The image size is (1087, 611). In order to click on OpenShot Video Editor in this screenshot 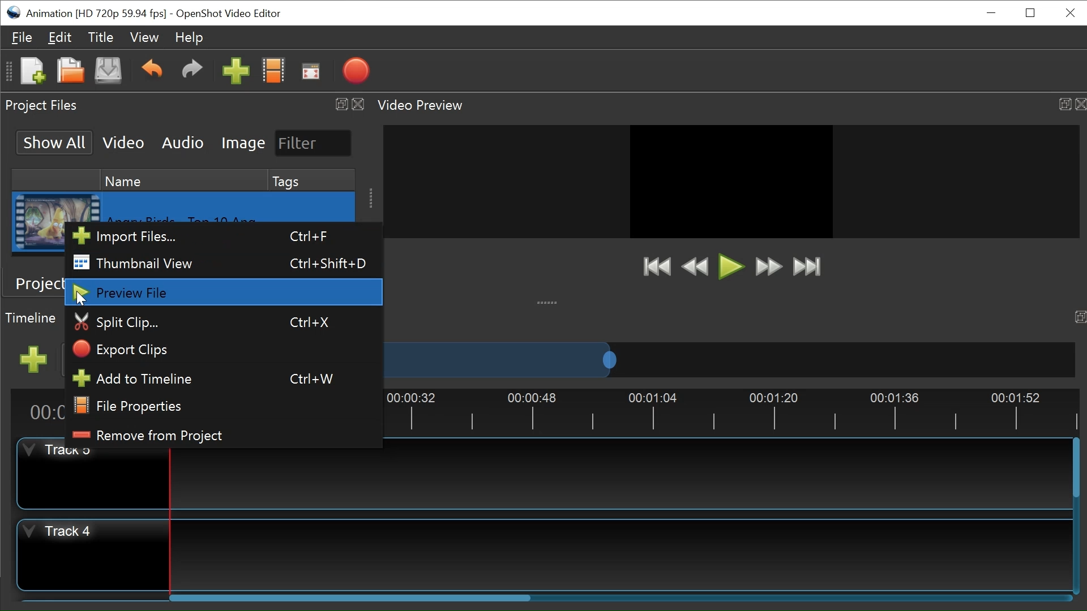, I will do `click(229, 14)`.